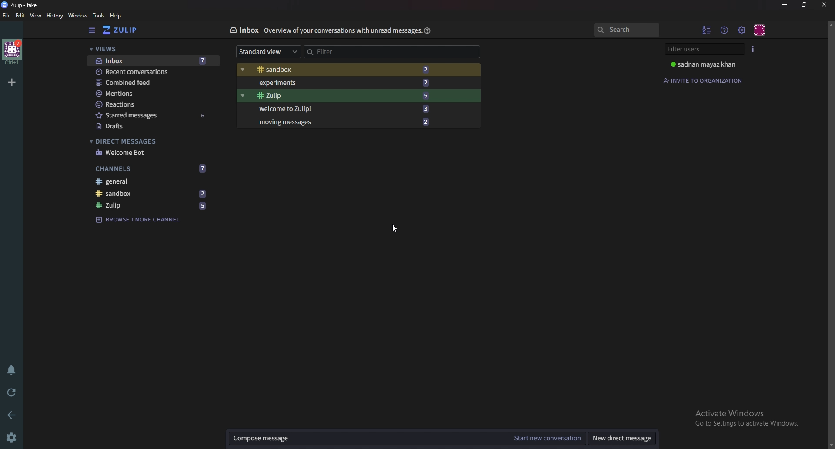 Image resolution: width=835 pixels, height=449 pixels. Describe the element at coordinates (150, 152) in the screenshot. I see `welcome bot` at that location.